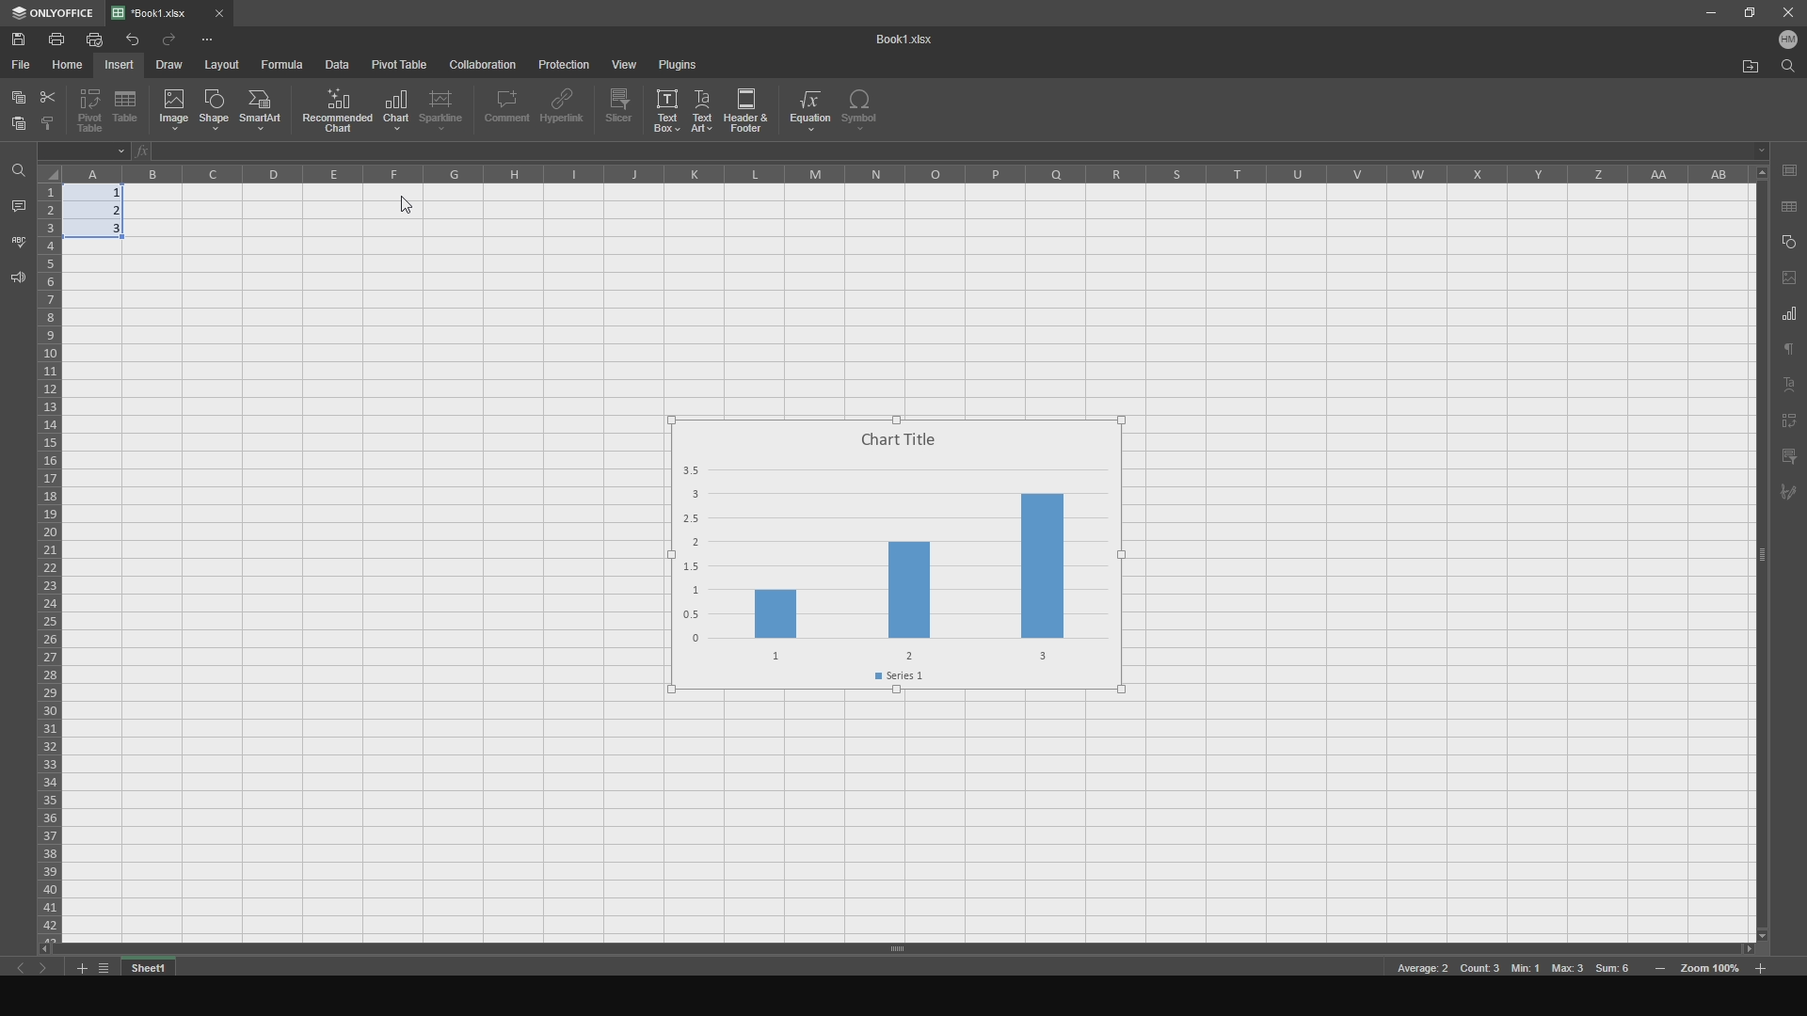 Image resolution: width=1807 pixels, height=1016 pixels. Describe the element at coordinates (1711, 971) in the screenshot. I see `zoom` at that location.